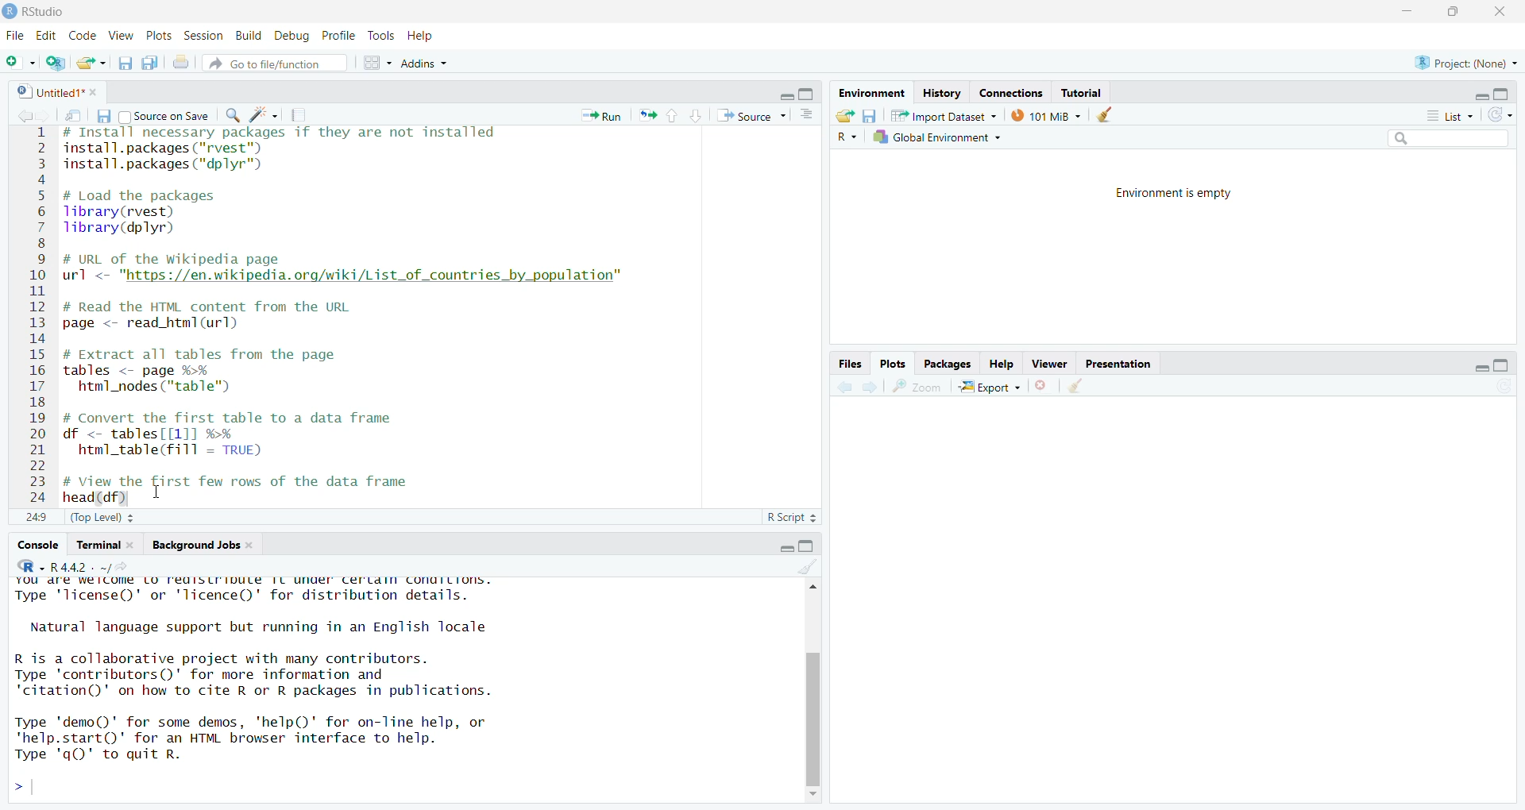 Image resolution: width=1525 pixels, height=810 pixels. What do you see at coordinates (135, 545) in the screenshot?
I see `close` at bounding box center [135, 545].